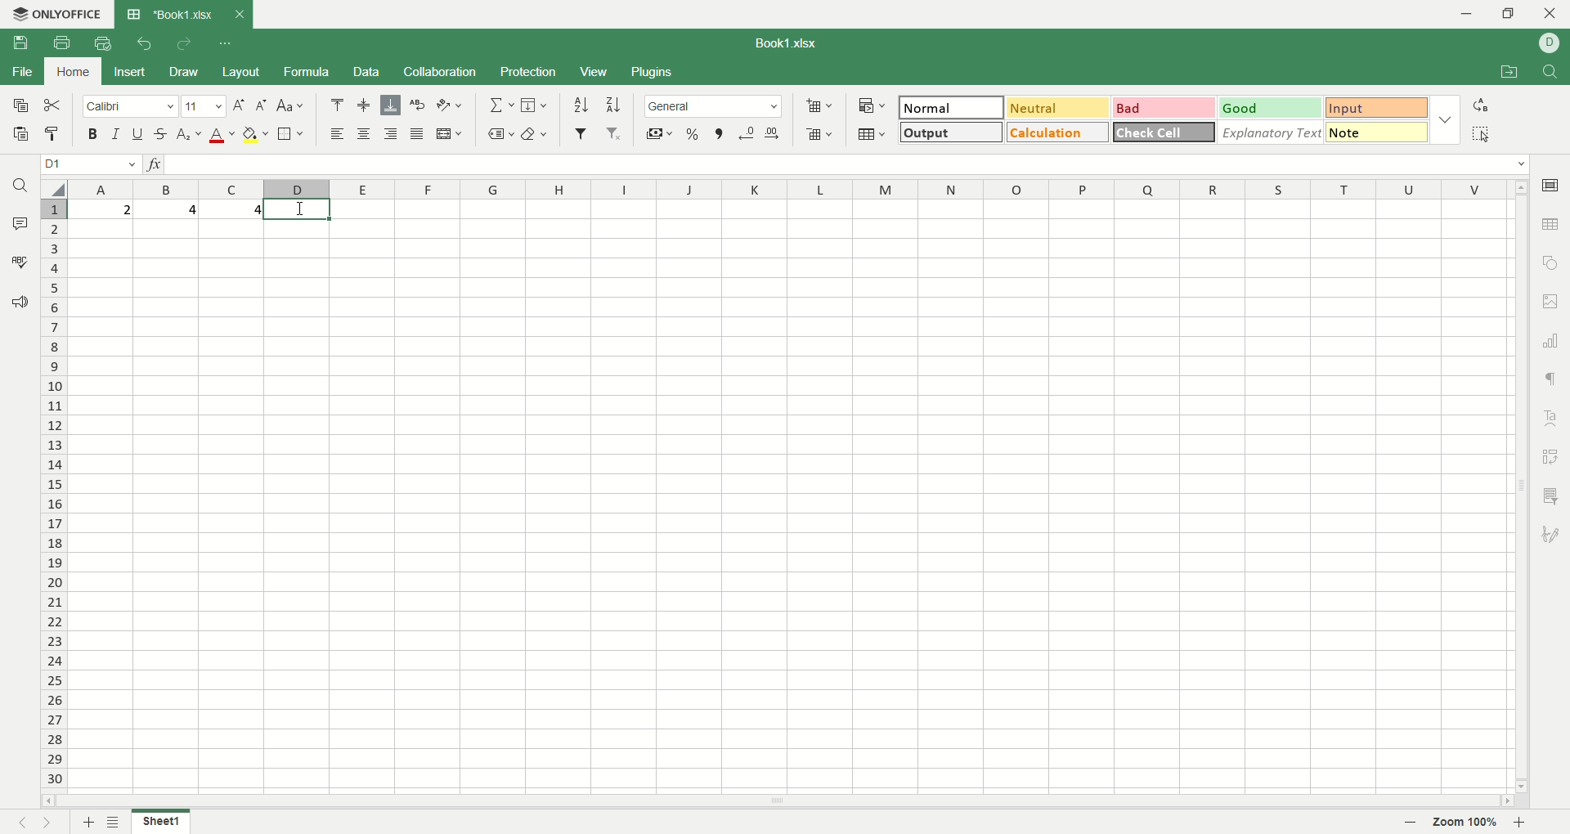 Image resolution: width=1570 pixels, height=834 pixels. I want to click on case, so click(291, 105).